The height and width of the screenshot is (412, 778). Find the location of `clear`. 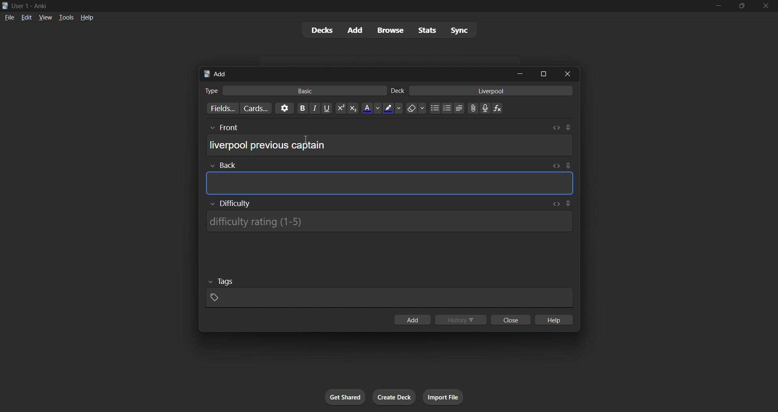

clear is located at coordinates (416, 108).